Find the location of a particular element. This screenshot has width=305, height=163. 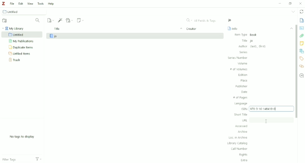

Rights is located at coordinates (243, 155).